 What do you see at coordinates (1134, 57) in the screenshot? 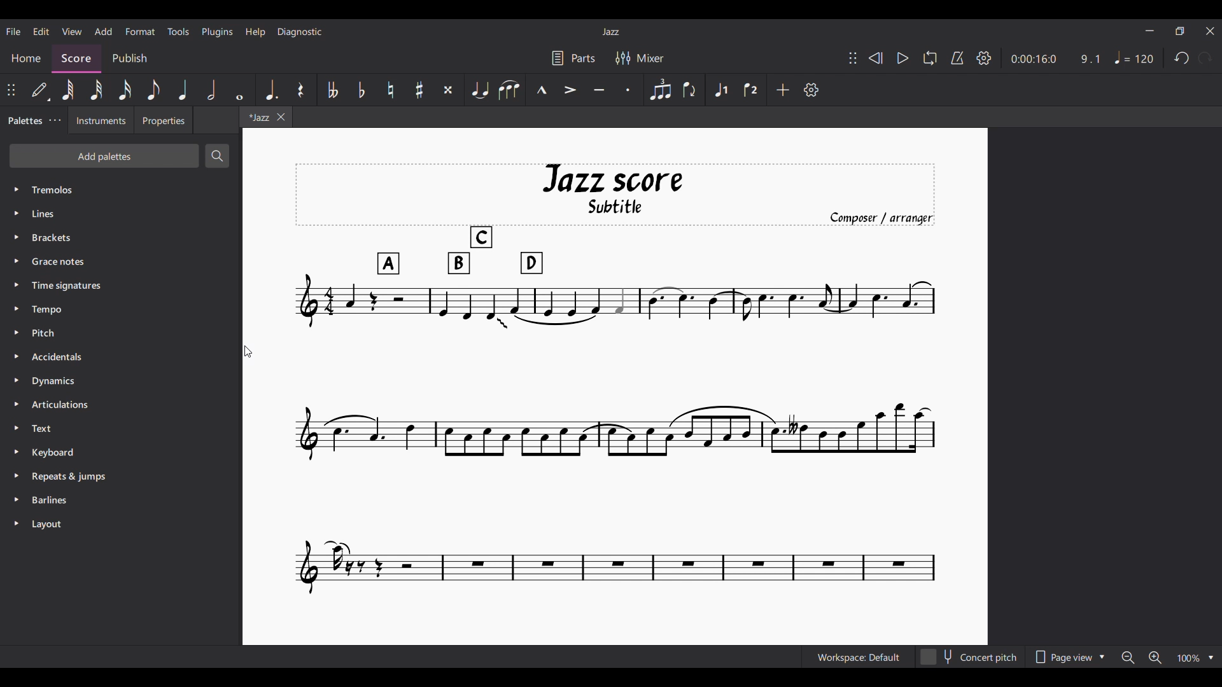
I see `Tempo` at bounding box center [1134, 57].